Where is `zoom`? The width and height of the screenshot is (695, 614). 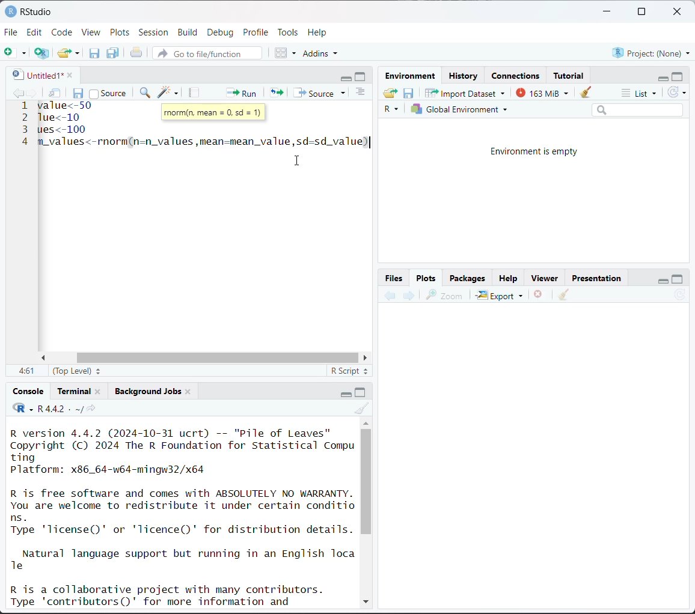
zoom is located at coordinates (444, 295).